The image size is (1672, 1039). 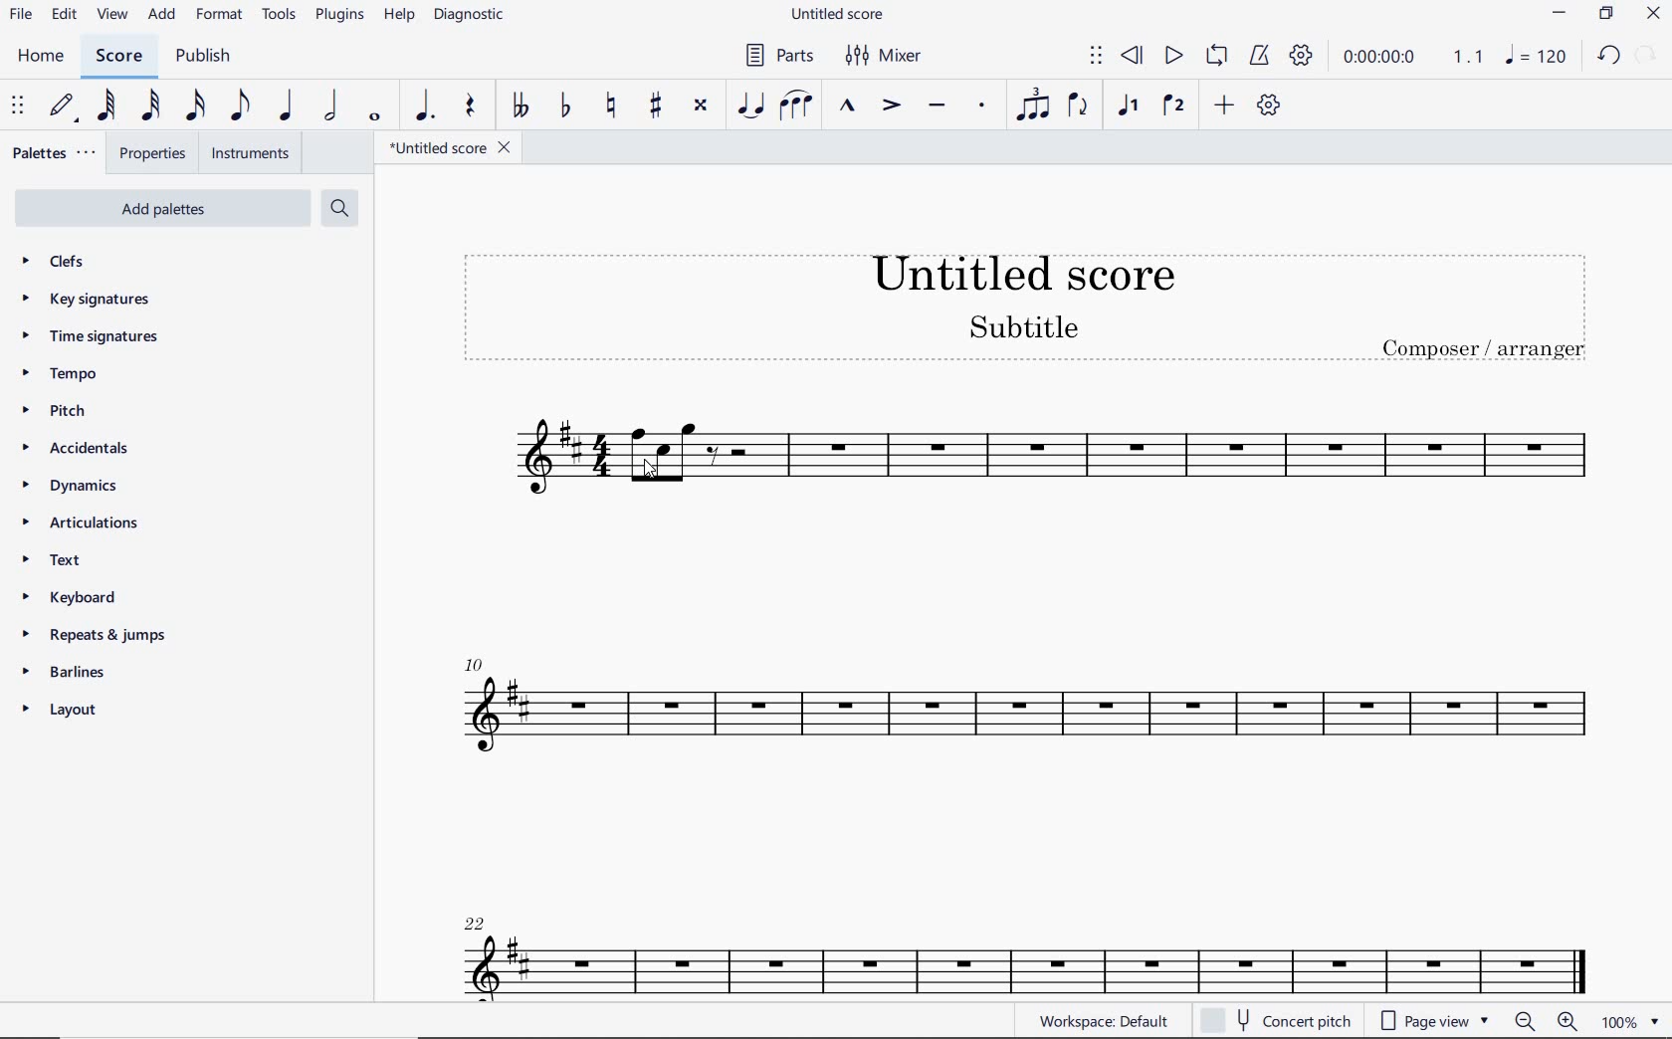 I want to click on METRONOME, so click(x=1262, y=57).